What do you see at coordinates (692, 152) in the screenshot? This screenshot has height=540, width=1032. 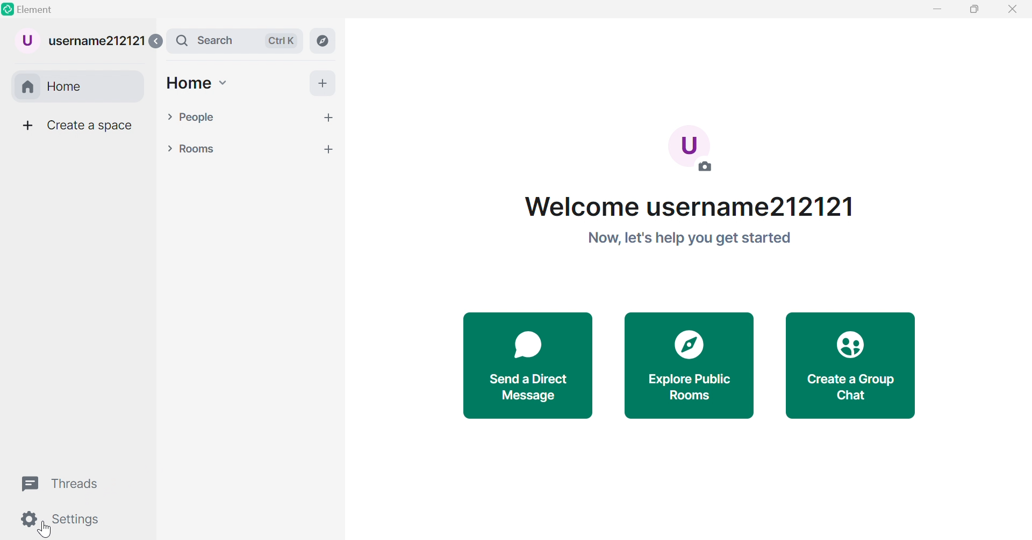 I see `Add a photo so people know it's you.` at bounding box center [692, 152].